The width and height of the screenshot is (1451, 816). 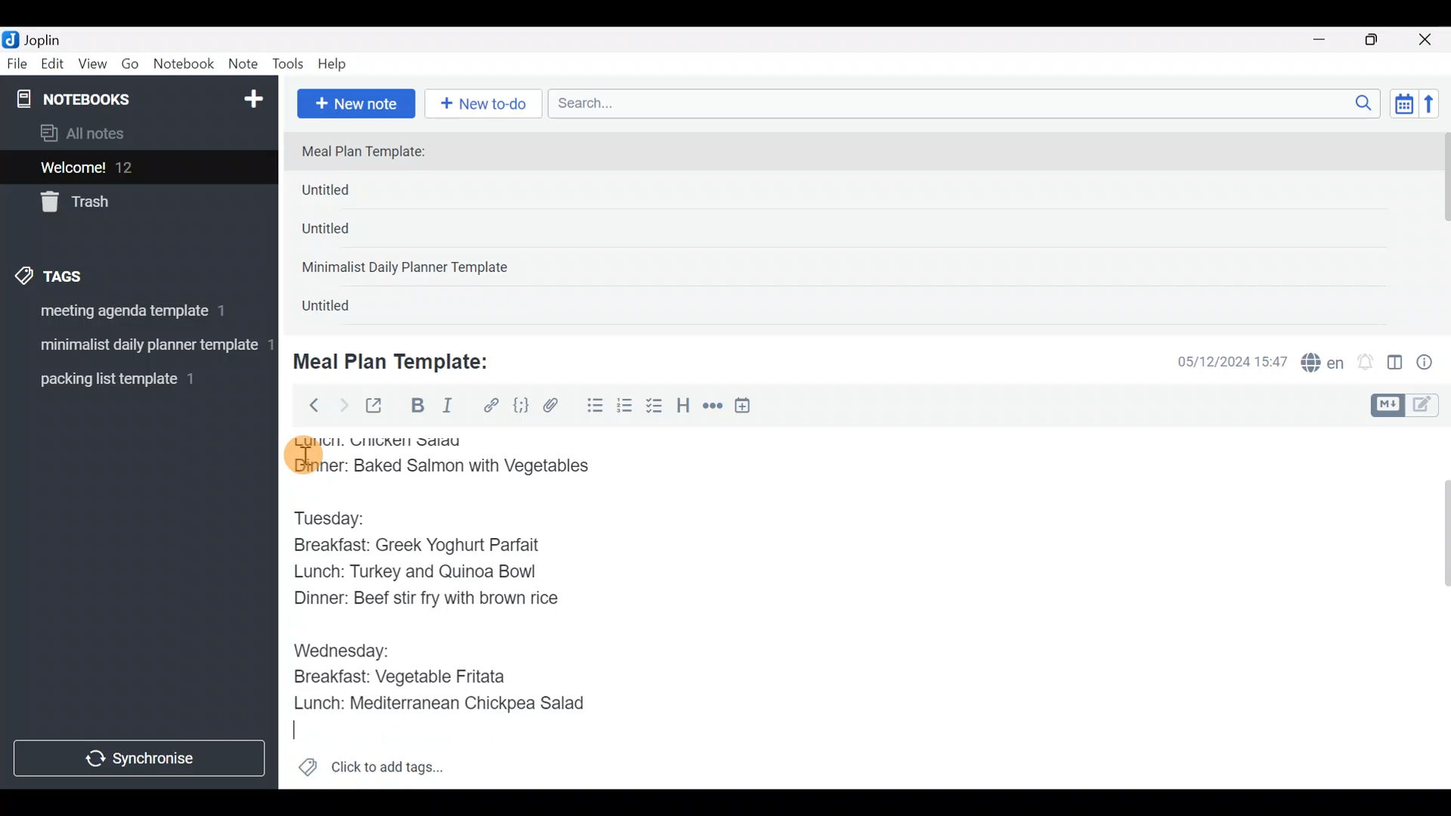 I want to click on Help, so click(x=338, y=61).